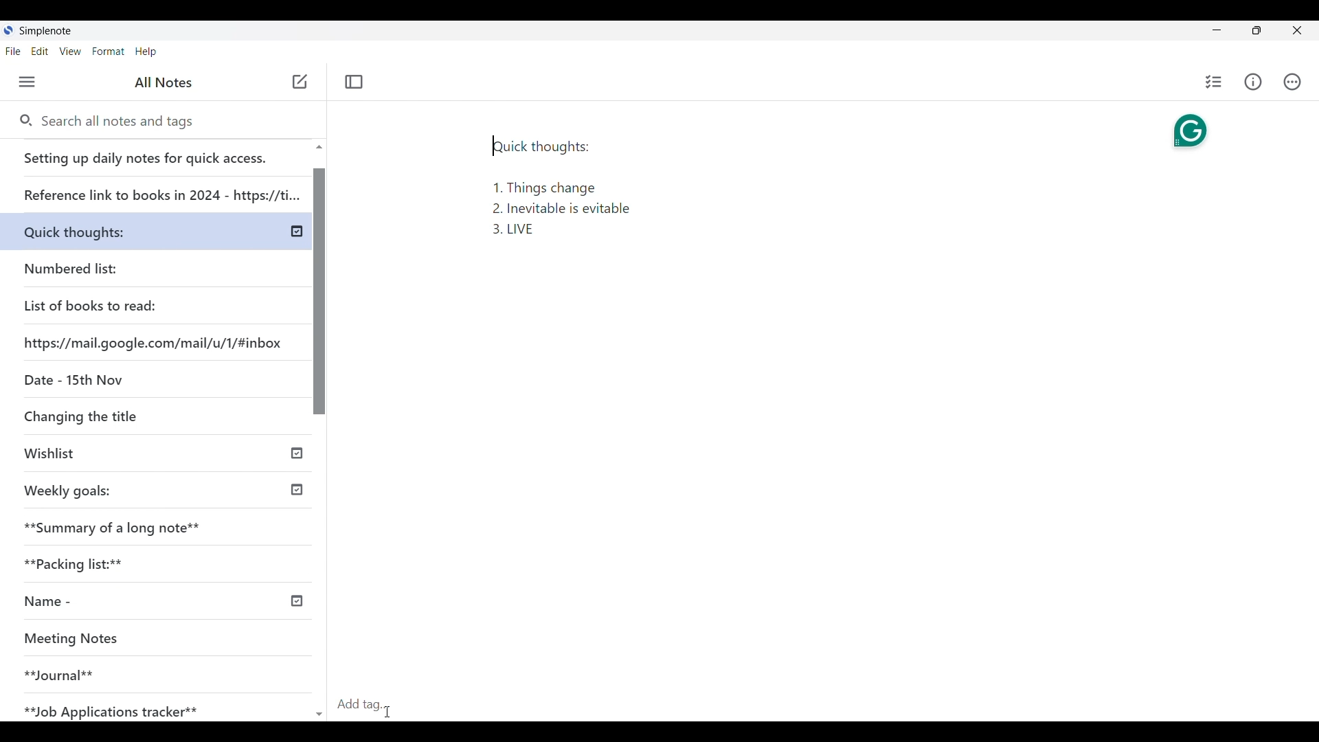  I want to click on Name, so click(98, 602).